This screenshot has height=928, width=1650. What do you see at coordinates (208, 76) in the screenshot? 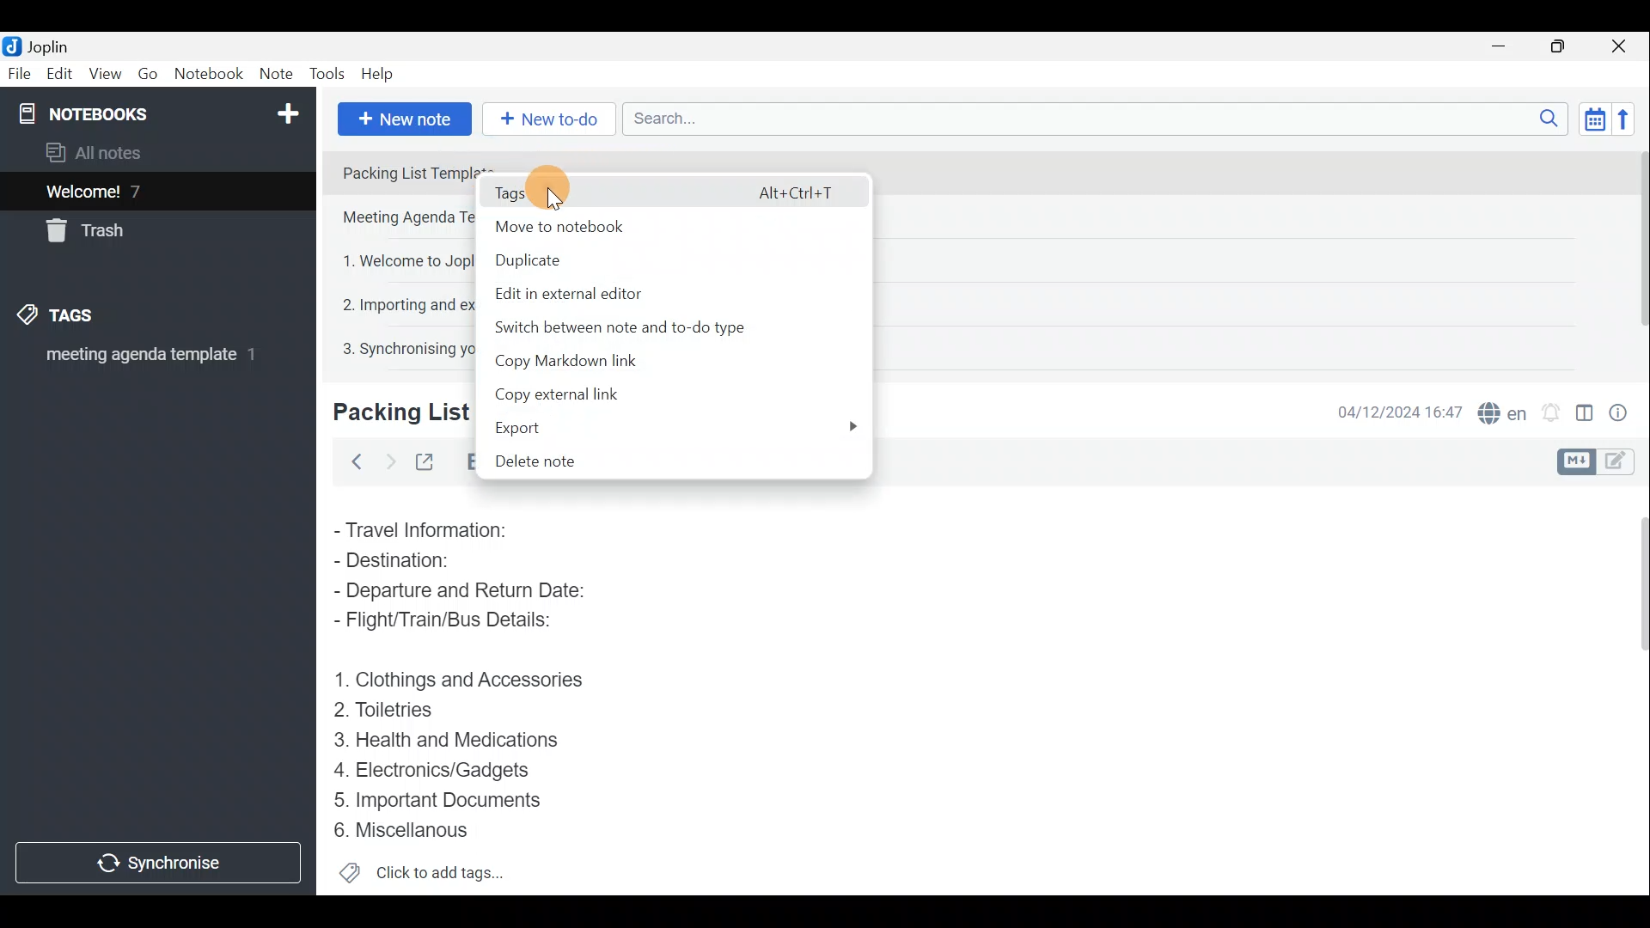
I see `Notebook` at bounding box center [208, 76].